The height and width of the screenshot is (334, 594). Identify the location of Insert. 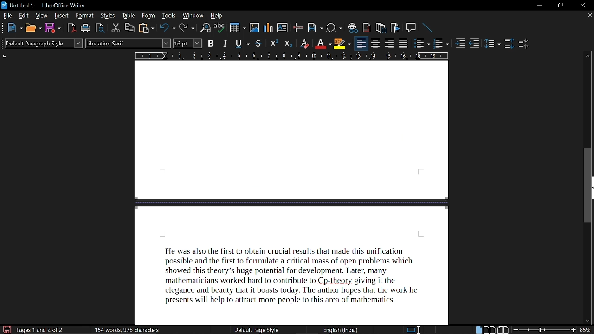
(62, 16).